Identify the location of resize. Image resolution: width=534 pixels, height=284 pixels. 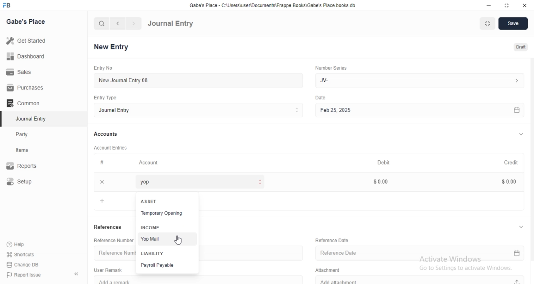
(505, 5).